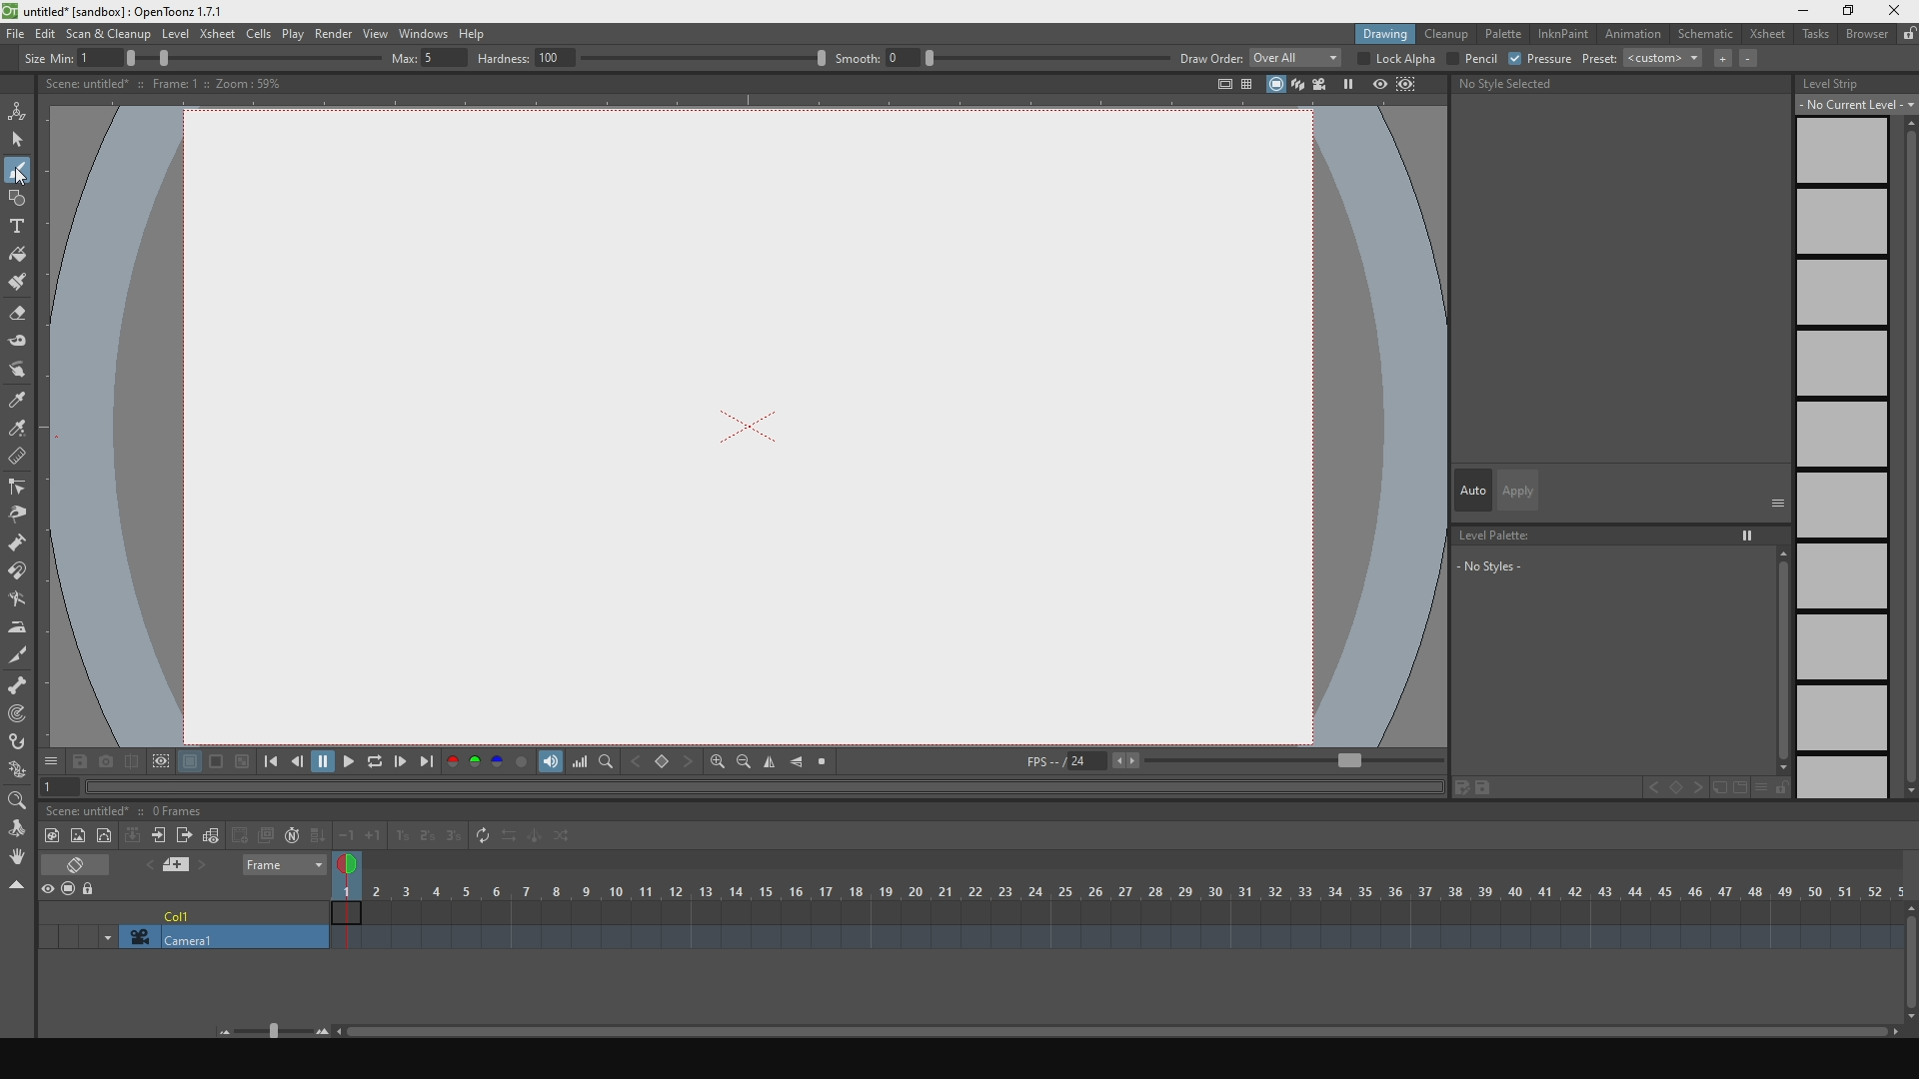  I want to click on draw, so click(19, 168).